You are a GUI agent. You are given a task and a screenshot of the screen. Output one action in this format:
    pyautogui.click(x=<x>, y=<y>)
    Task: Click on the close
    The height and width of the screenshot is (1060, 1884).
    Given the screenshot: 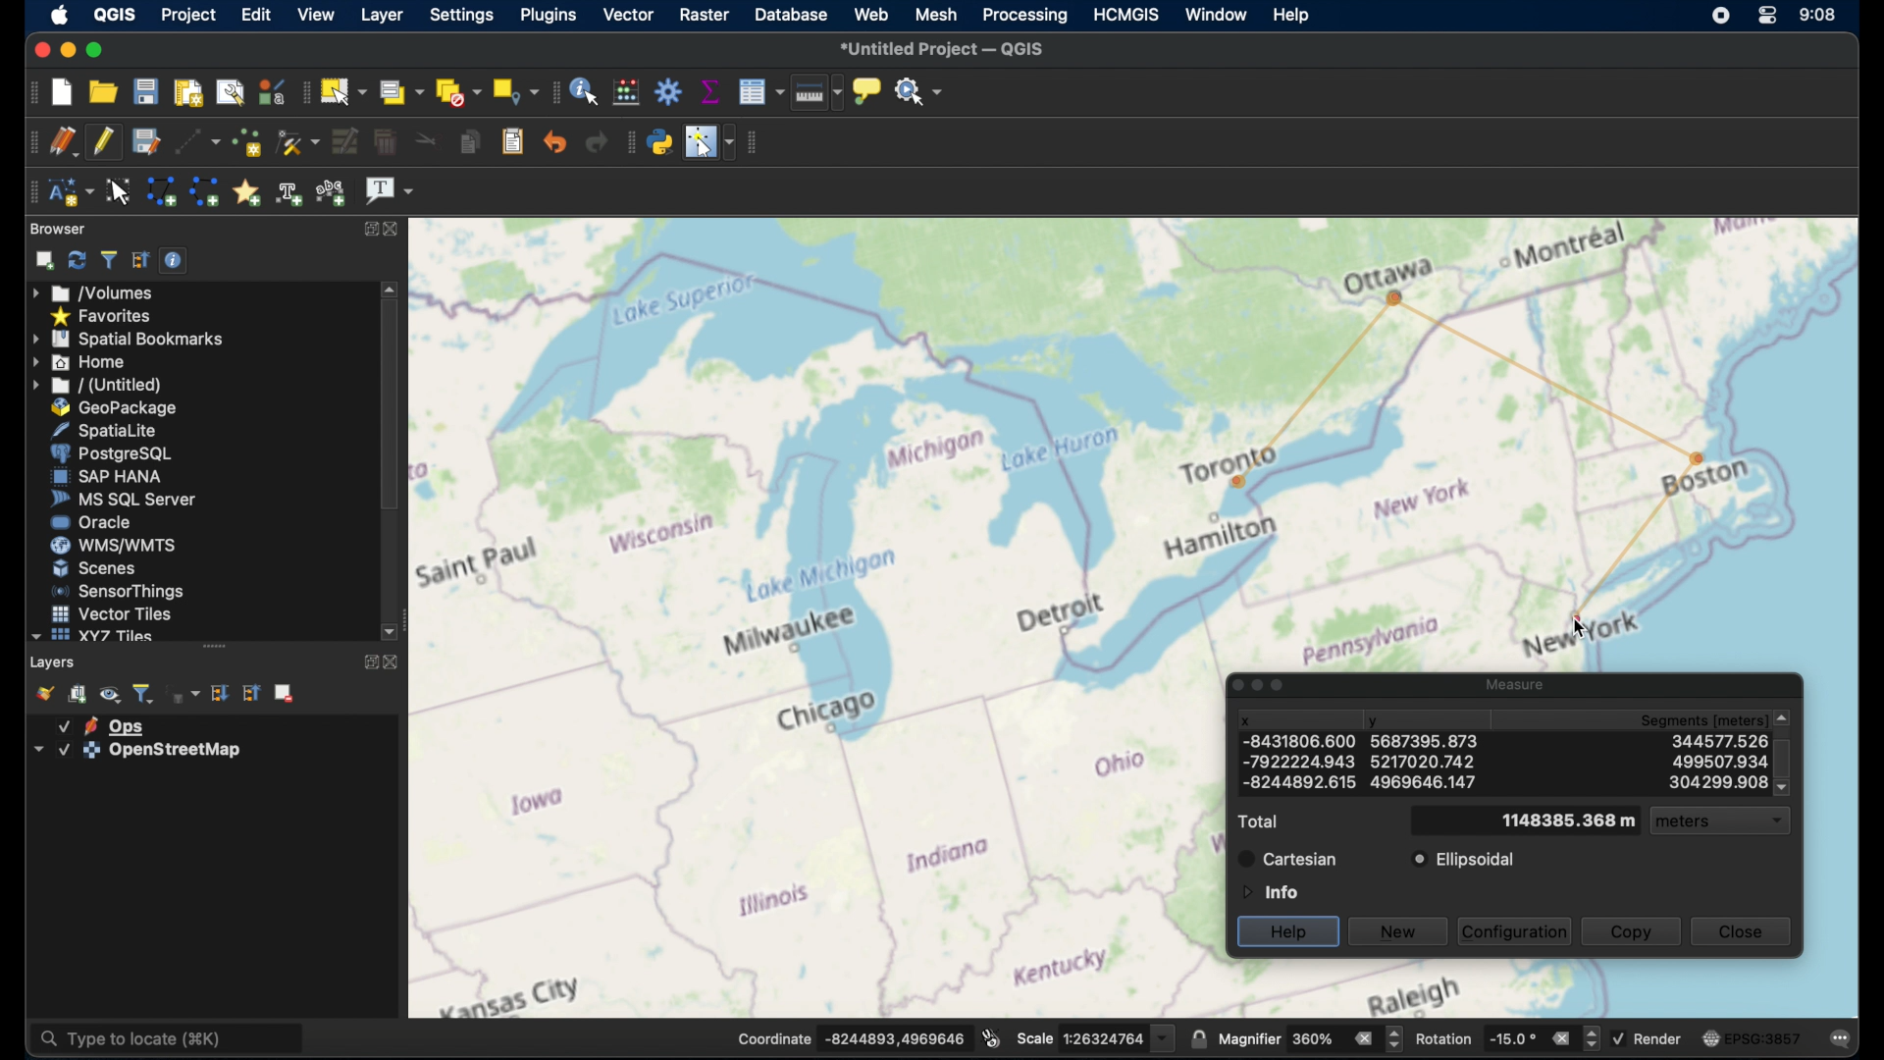 What is the action you would take?
    pyautogui.click(x=40, y=46)
    